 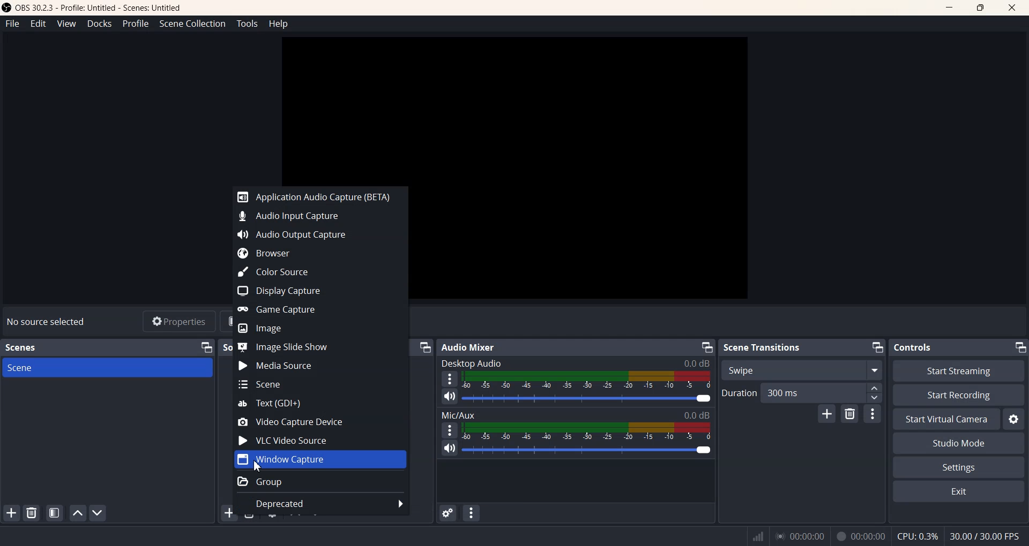 I want to click on Color Source, so click(x=318, y=271).